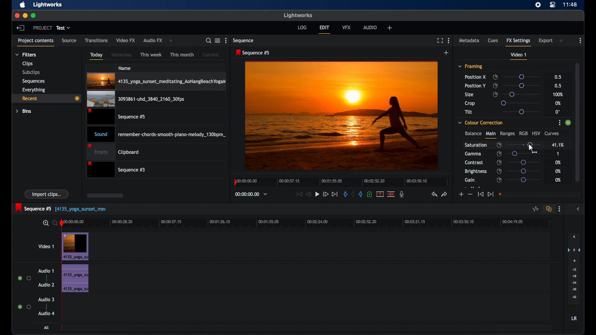 This screenshot has height=335, width=596. What do you see at coordinates (96, 40) in the screenshot?
I see `transitions` at bounding box center [96, 40].